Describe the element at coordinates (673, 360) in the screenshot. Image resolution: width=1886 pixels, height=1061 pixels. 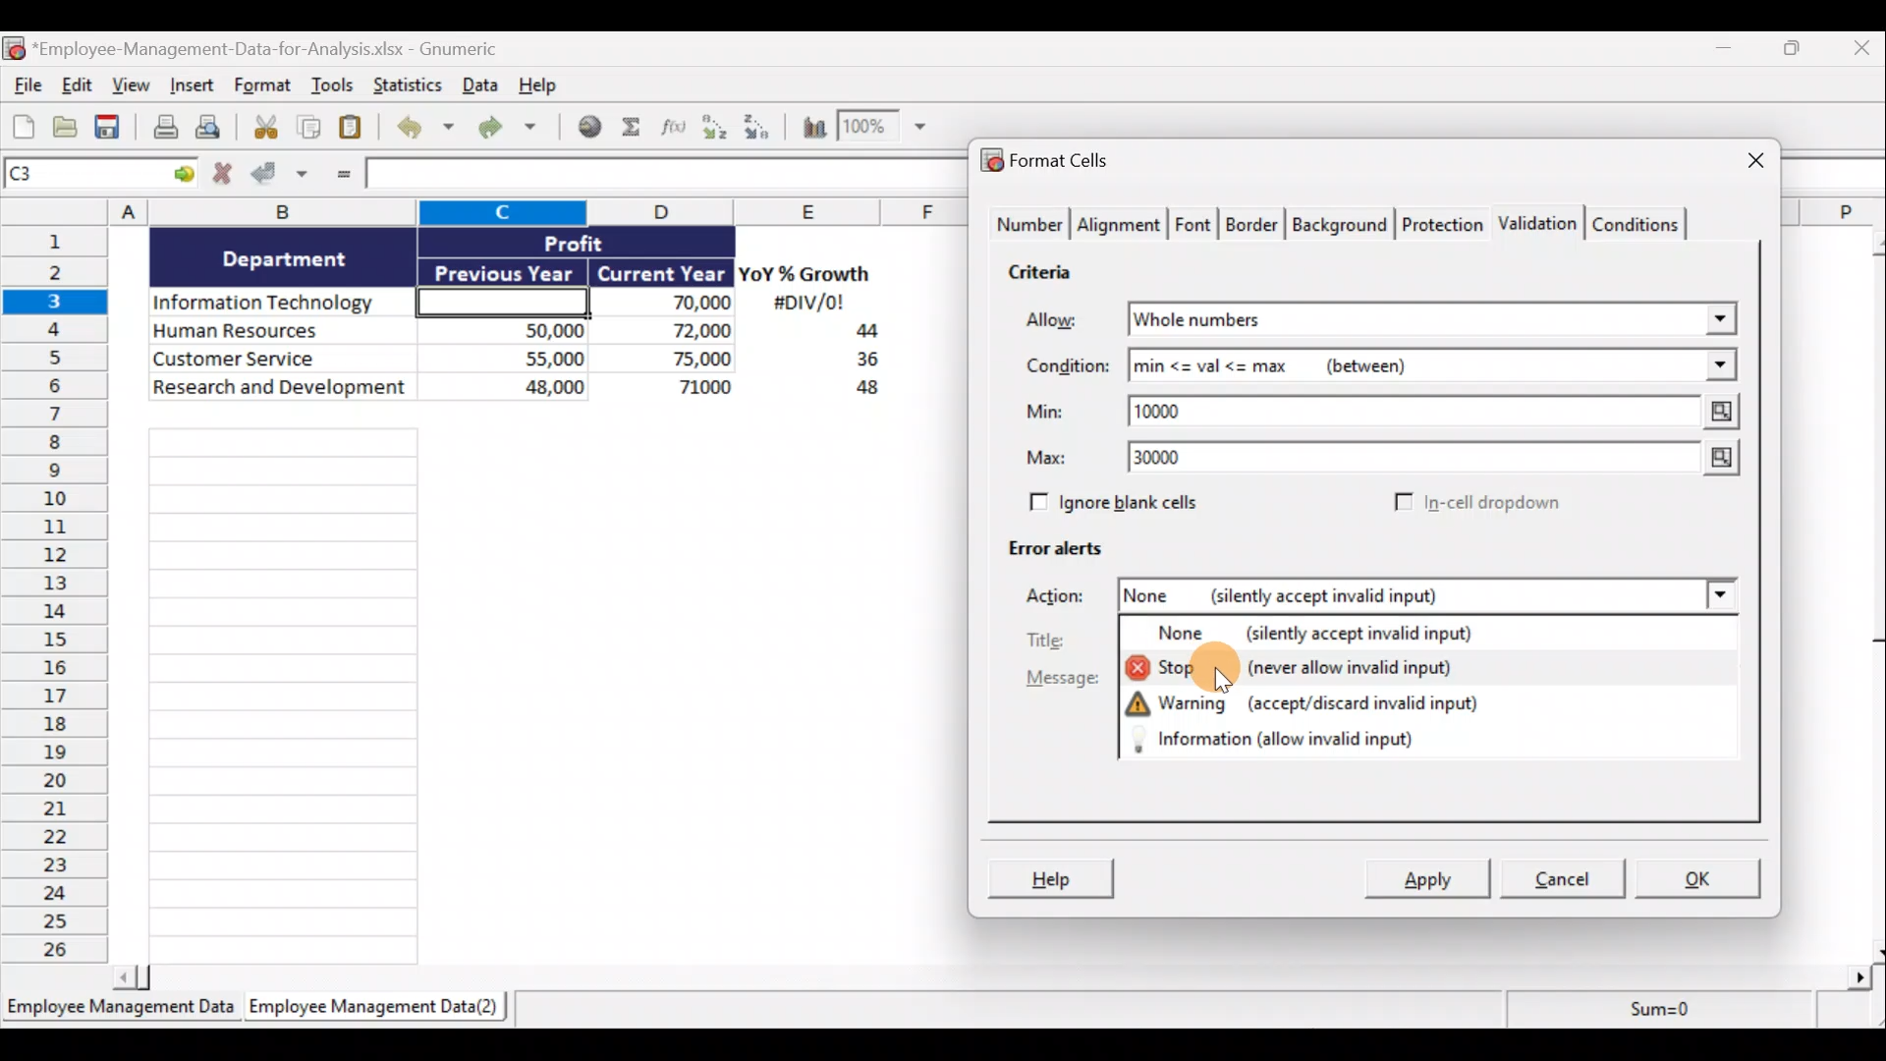
I see `75,000` at that location.